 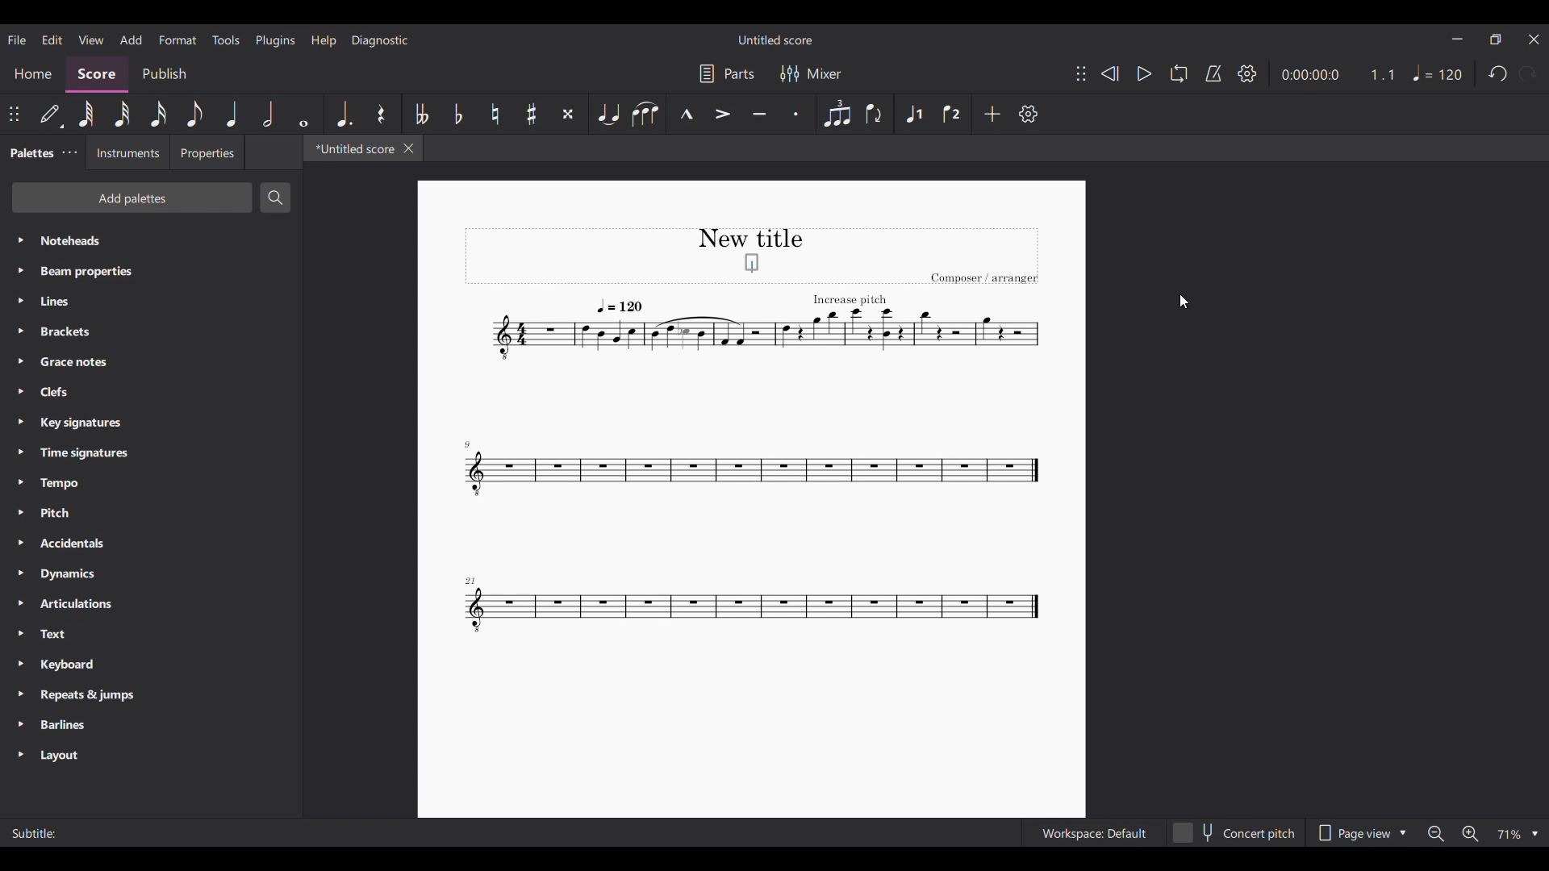 What do you see at coordinates (50, 114) in the screenshot?
I see `Default` at bounding box center [50, 114].